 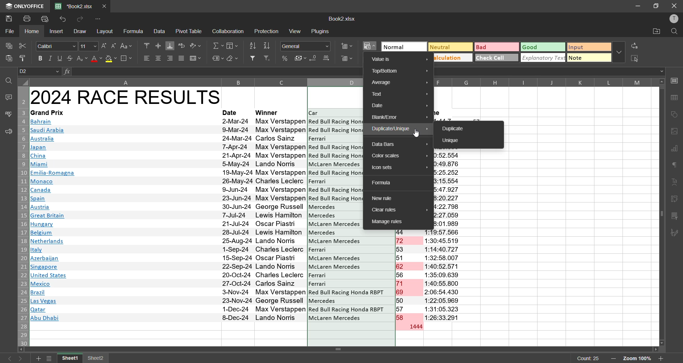 What do you see at coordinates (588, 358) in the screenshot?
I see `count 25` at bounding box center [588, 358].